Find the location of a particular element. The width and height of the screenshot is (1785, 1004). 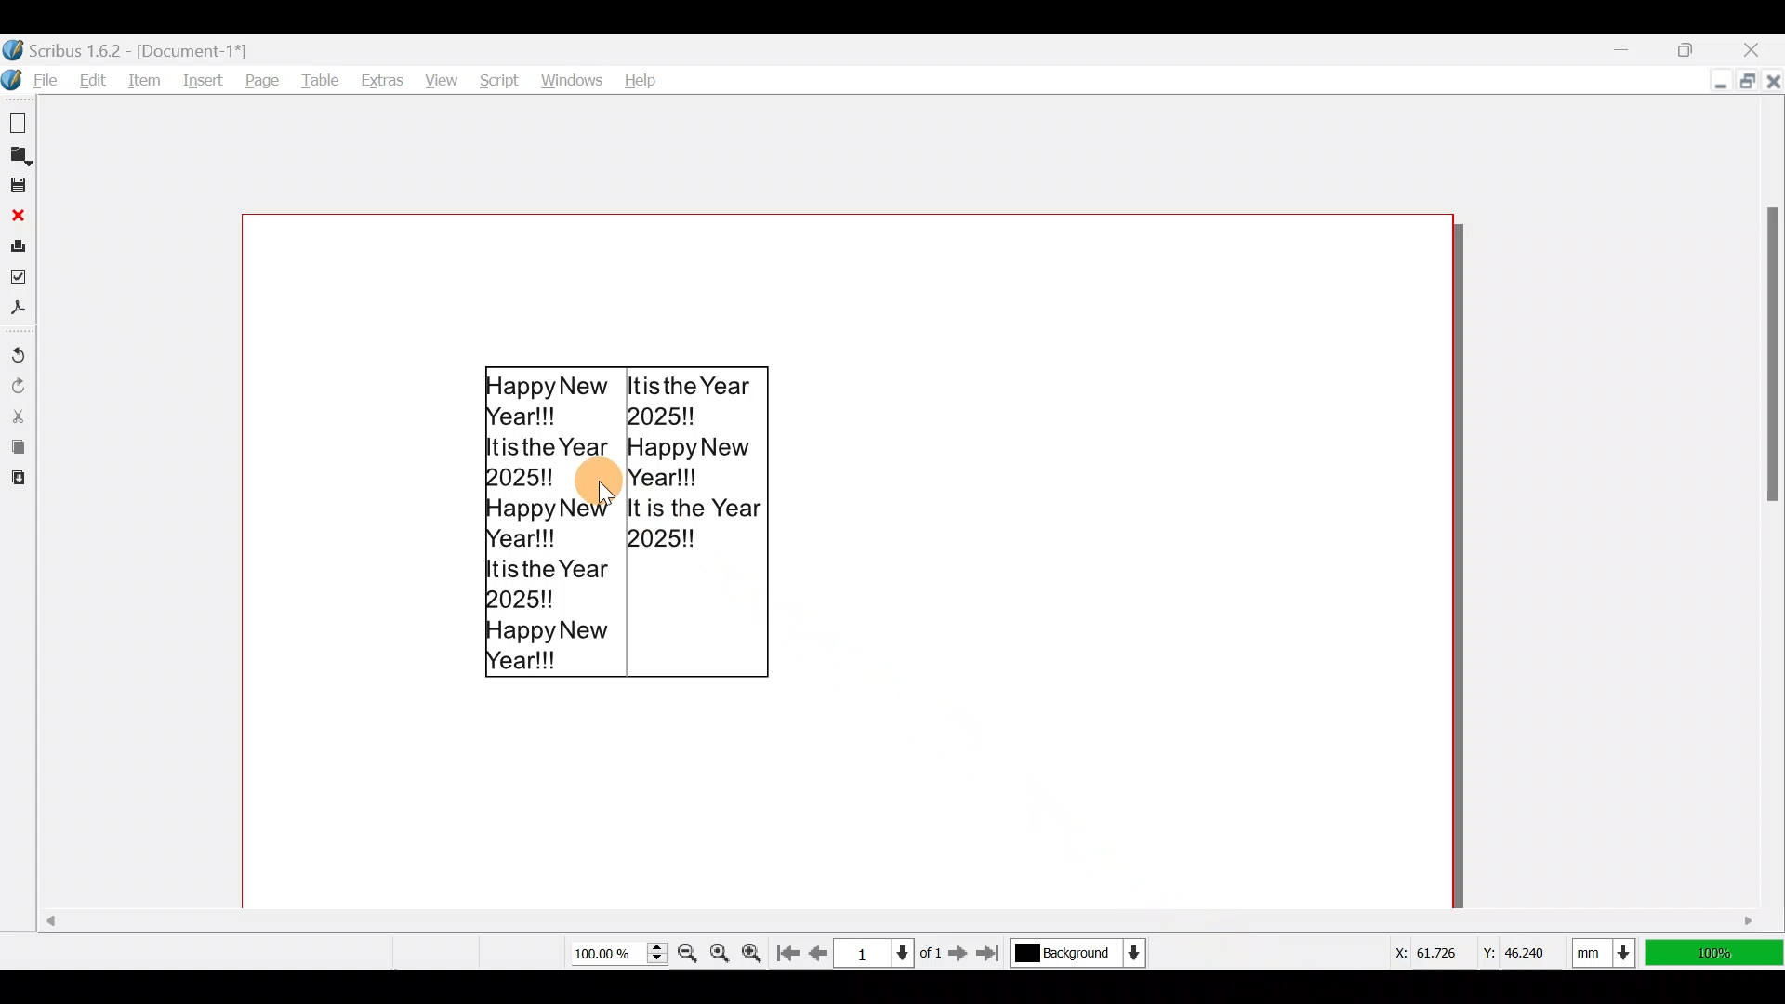

Script is located at coordinates (496, 75).